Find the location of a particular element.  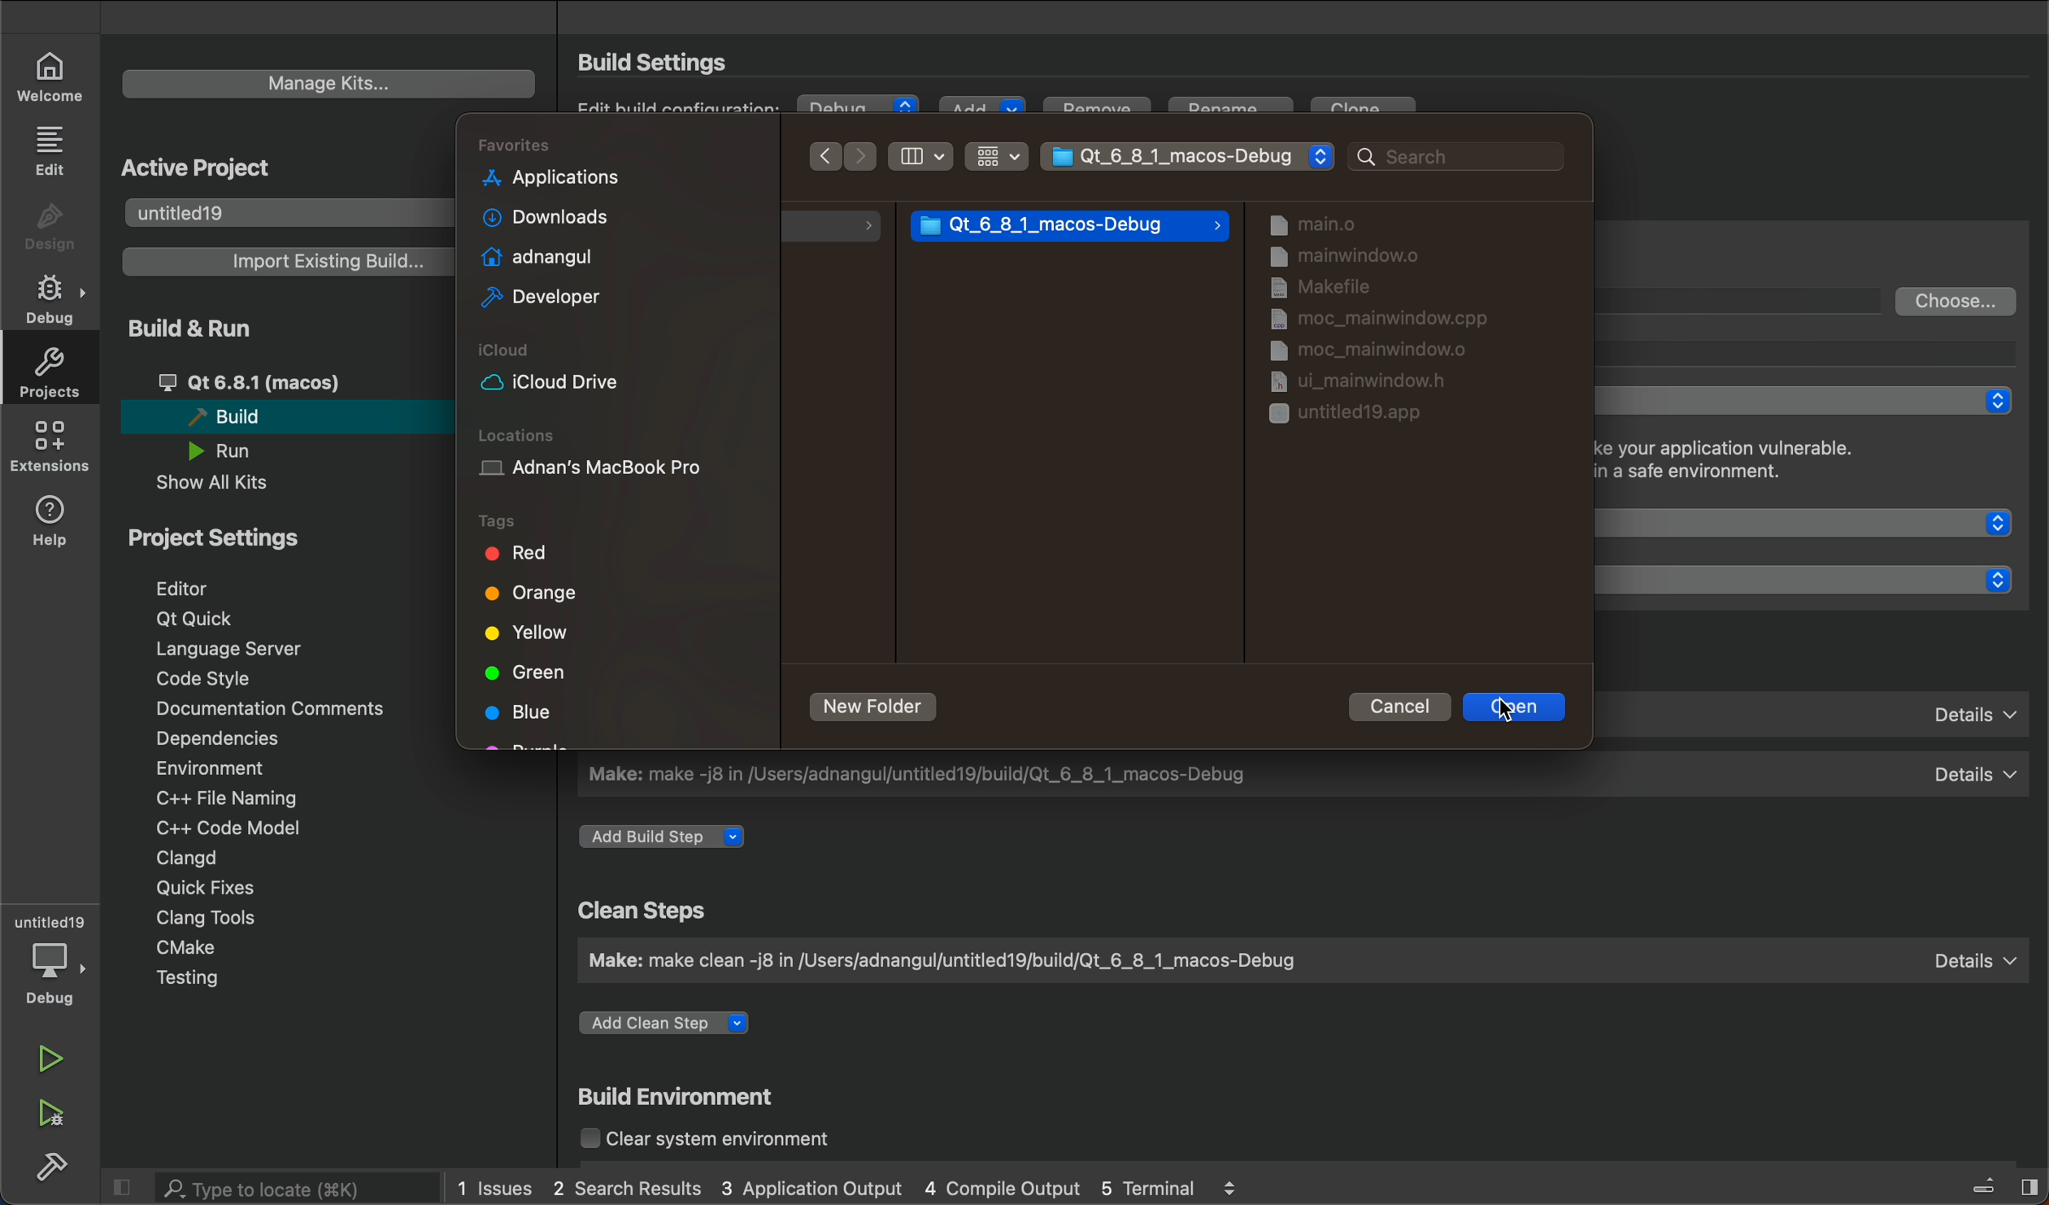

uc-mainwindow is located at coordinates (1344, 380).